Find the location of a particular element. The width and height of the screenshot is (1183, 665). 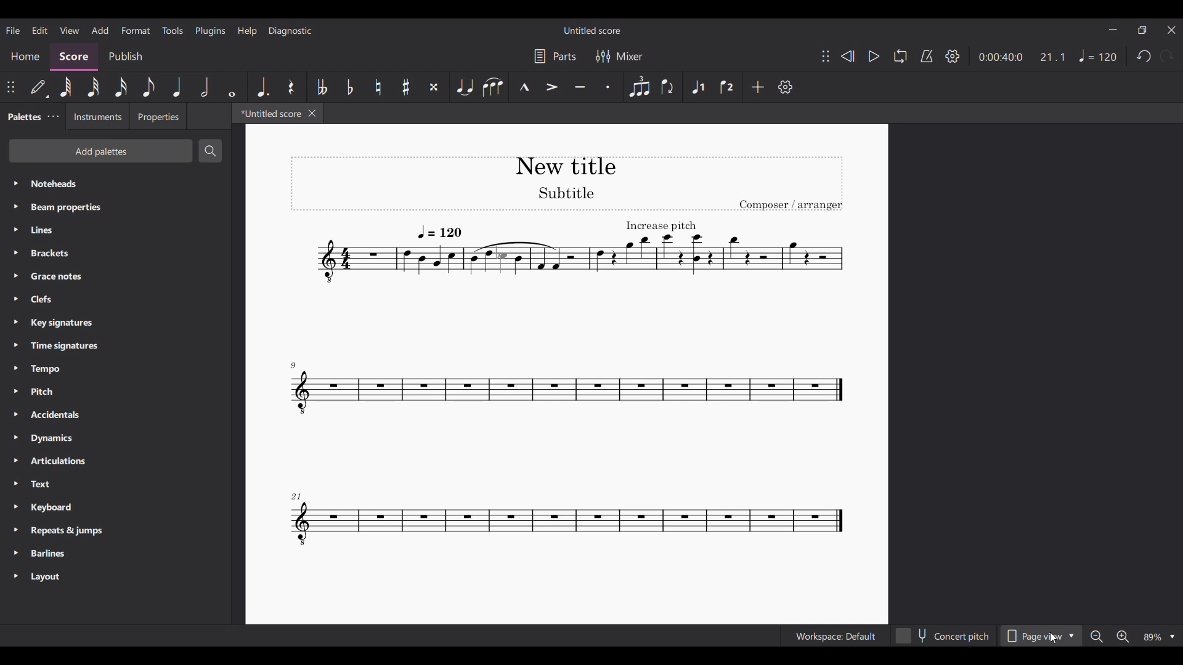

Half note is located at coordinates (205, 86).